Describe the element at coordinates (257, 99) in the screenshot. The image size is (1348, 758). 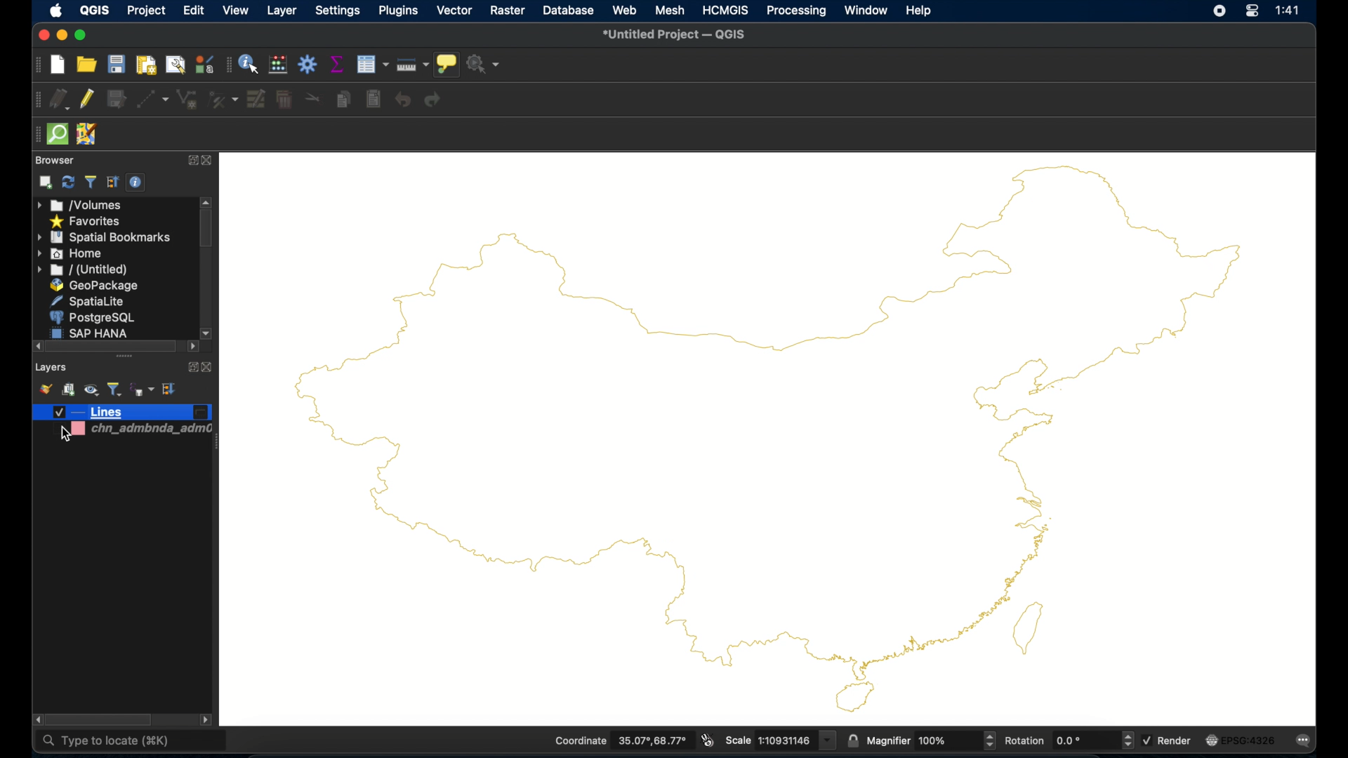
I see `modify attributes` at that location.